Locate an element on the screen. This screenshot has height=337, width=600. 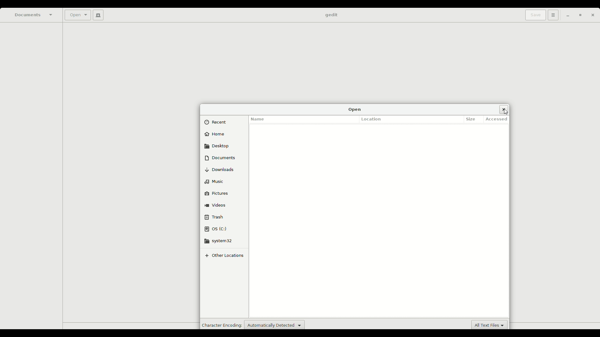
Save is located at coordinates (534, 15).